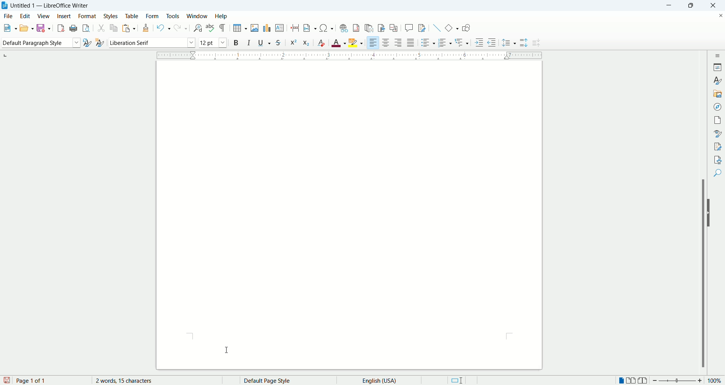  What do you see at coordinates (457, 380) in the screenshot?
I see `standard selection` at bounding box center [457, 380].